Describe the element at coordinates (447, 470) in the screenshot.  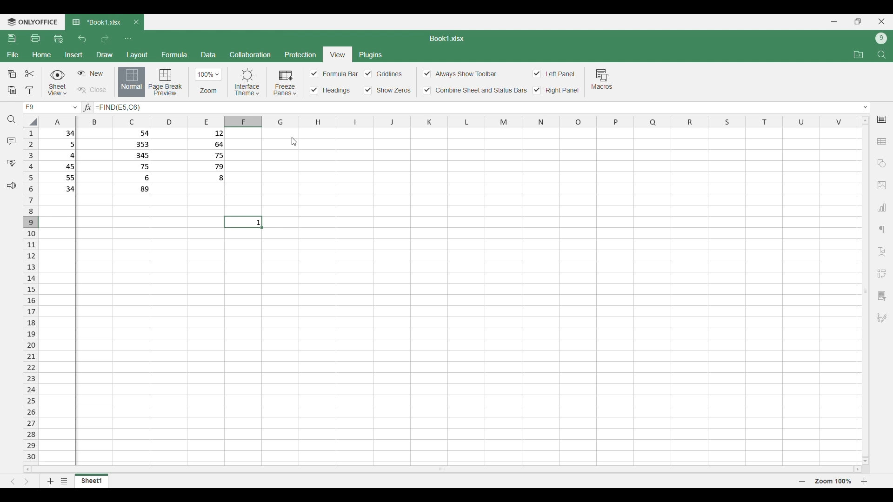
I see `Horizontal slide bar` at that location.